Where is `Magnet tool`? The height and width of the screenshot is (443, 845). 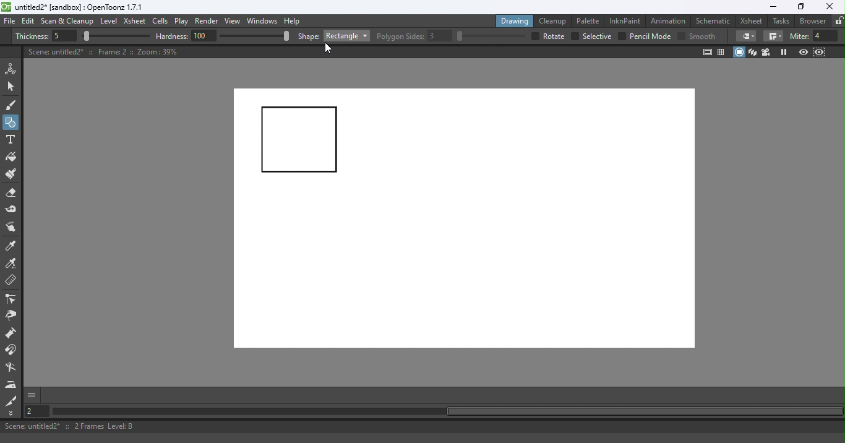
Magnet tool is located at coordinates (12, 350).